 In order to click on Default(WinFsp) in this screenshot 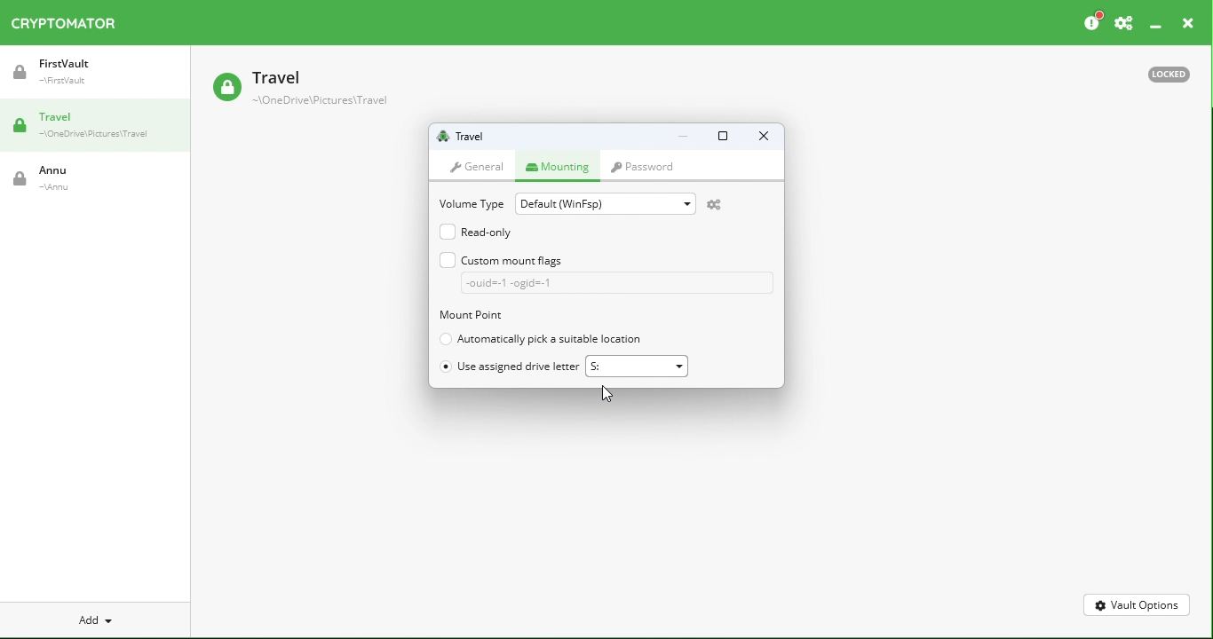, I will do `click(607, 202)`.